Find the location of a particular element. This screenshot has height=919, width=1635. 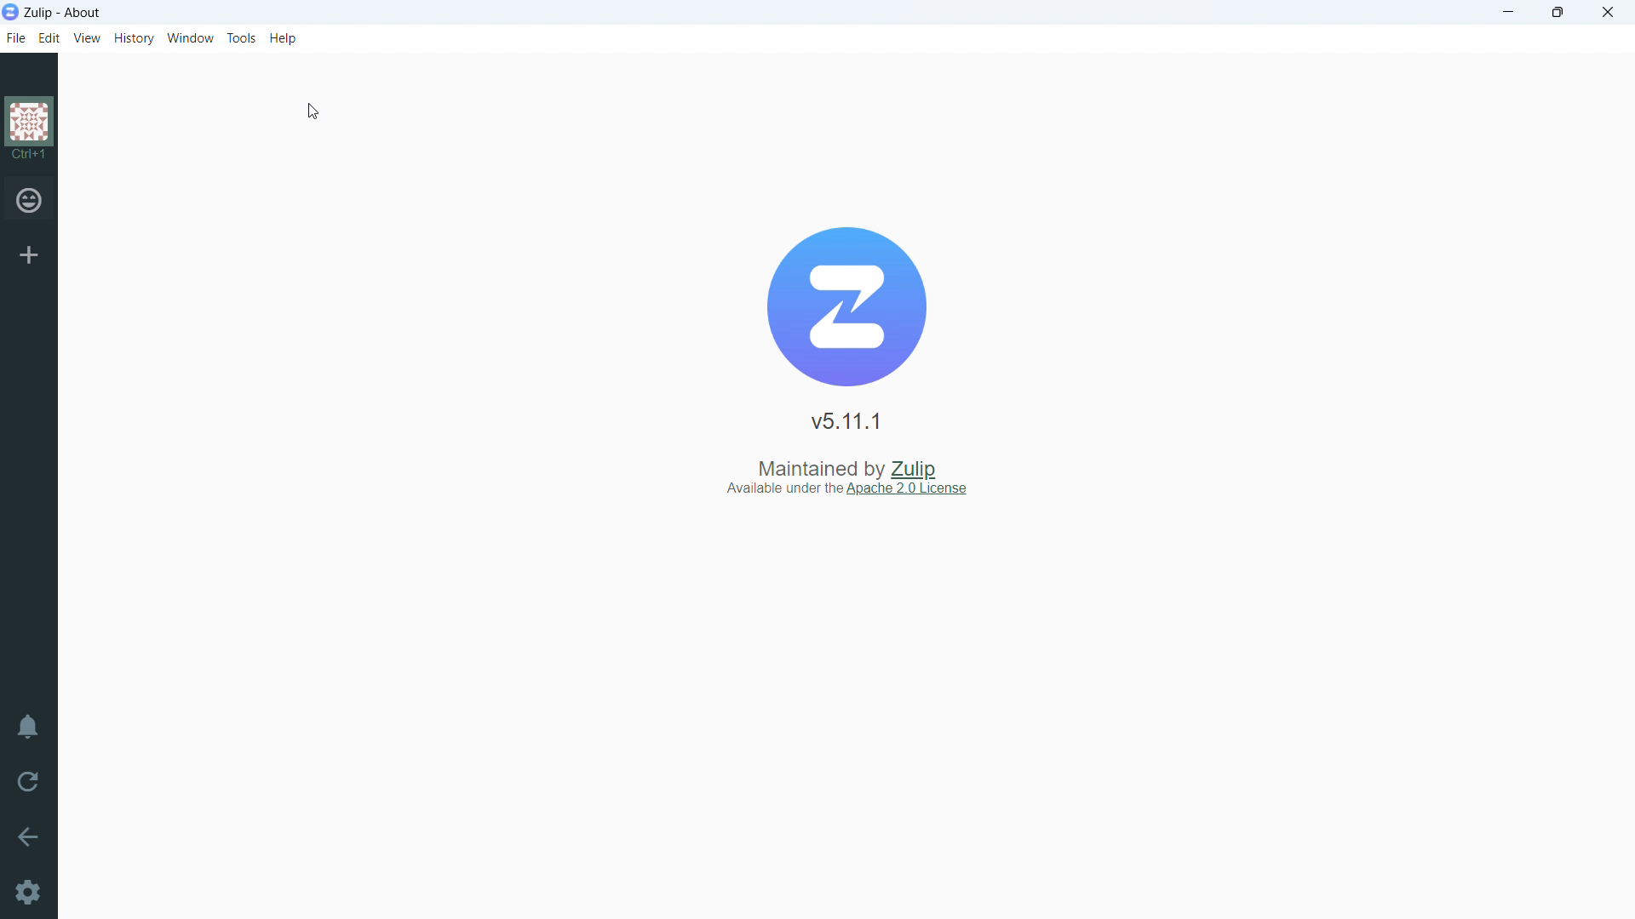

logo is located at coordinates (847, 307).